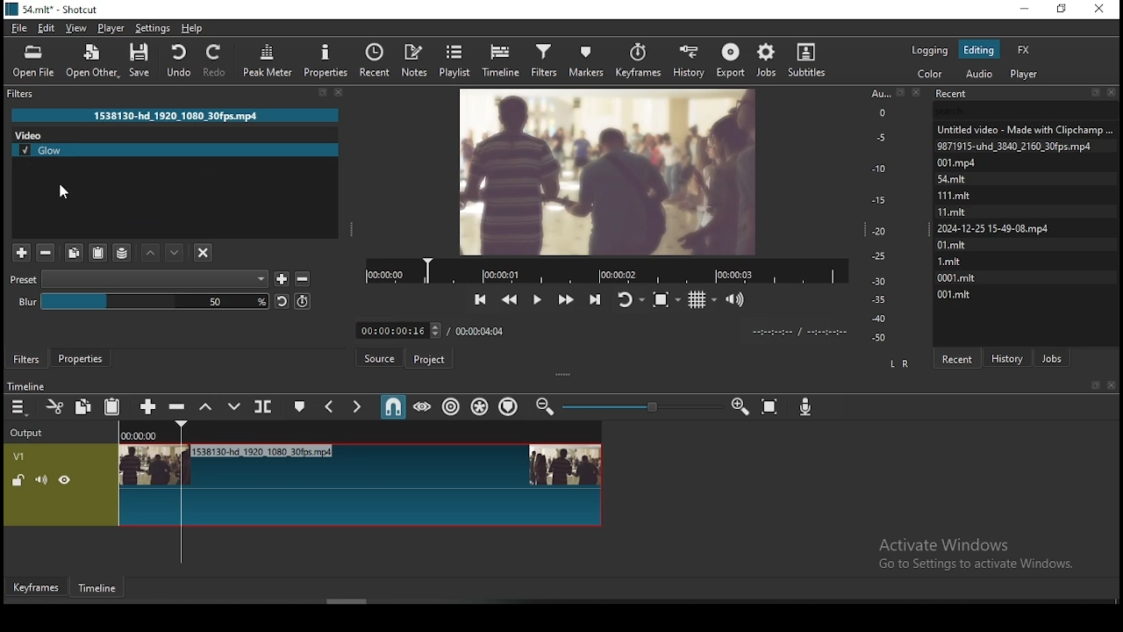 This screenshot has width=1123, height=632. Describe the element at coordinates (1024, 128) in the screenshot. I see `Untitled video - Made with Clipchamp .` at that location.